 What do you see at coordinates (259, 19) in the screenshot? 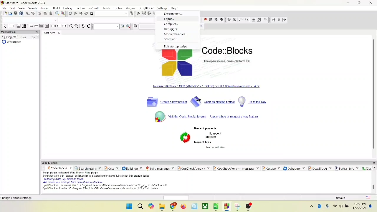
I see `help` at bounding box center [259, 19].